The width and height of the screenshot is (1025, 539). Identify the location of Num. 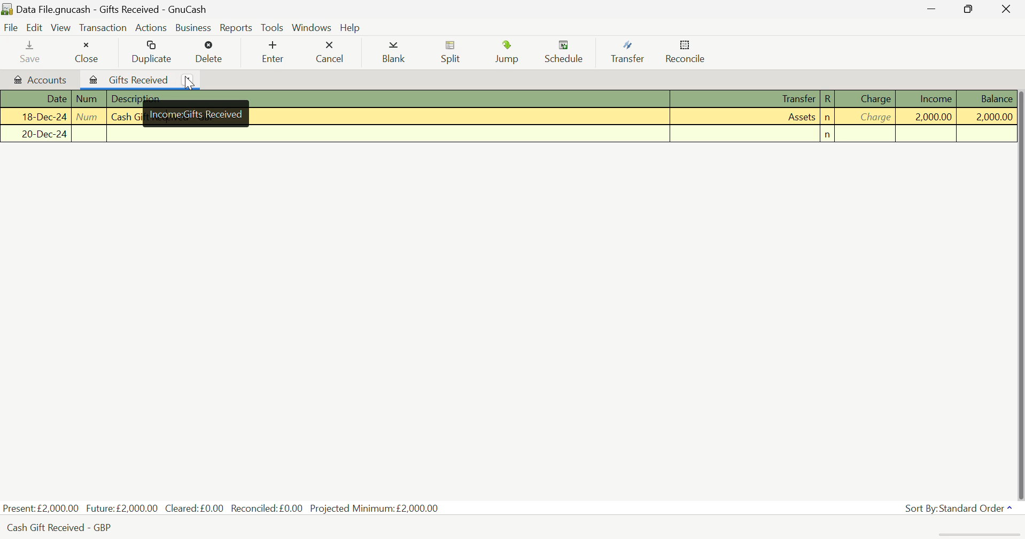
(89, 99).